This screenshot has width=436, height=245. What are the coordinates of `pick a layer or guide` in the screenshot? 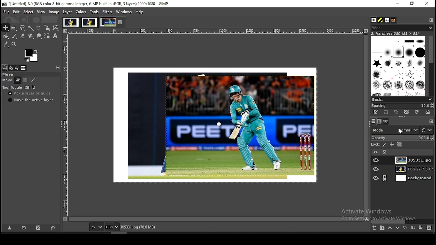 It's located at (31, 93).